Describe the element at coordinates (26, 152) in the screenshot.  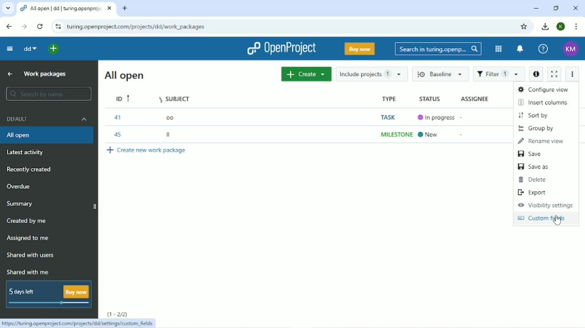
I see `Latest activity` at that location.